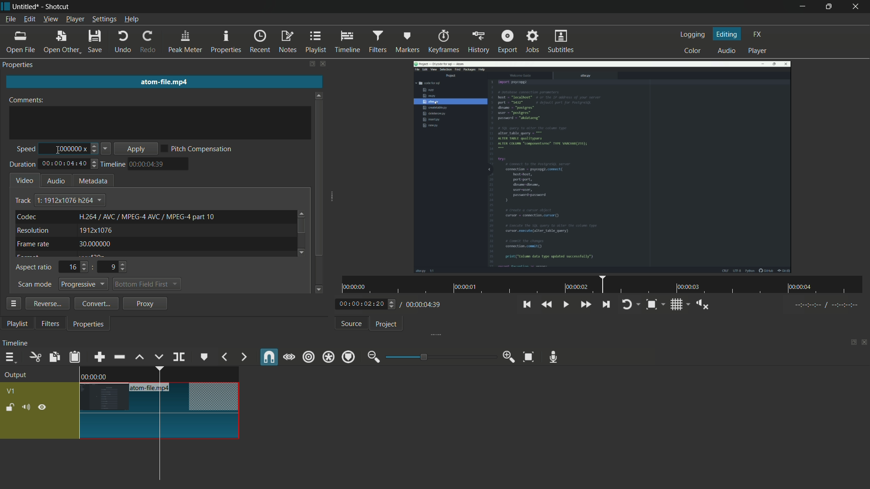 The height and width of the screenshot is (489, 870). I want to click on comments, so click(26, 100).